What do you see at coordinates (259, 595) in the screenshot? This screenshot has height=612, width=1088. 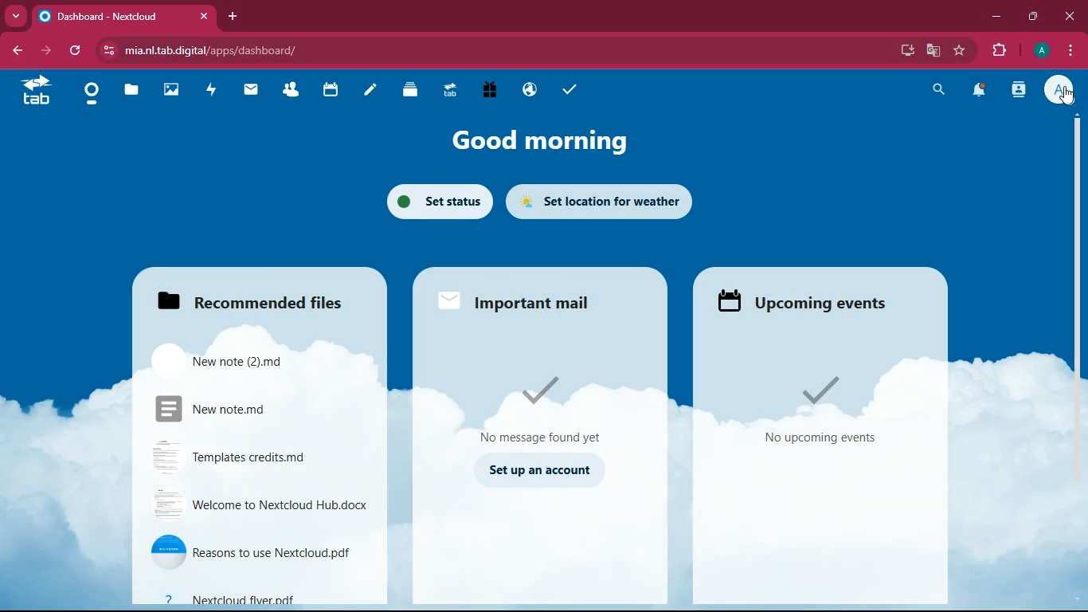 I see `file` at bounding box center [259, 595].